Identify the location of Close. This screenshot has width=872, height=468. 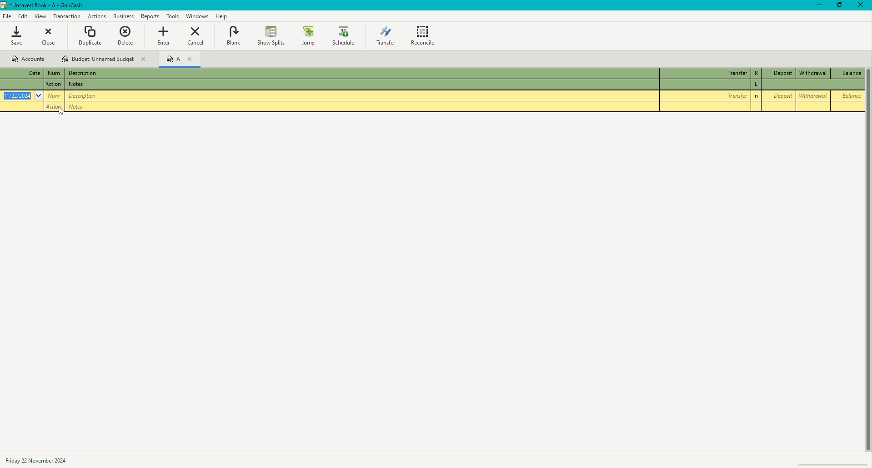
(50, 37).